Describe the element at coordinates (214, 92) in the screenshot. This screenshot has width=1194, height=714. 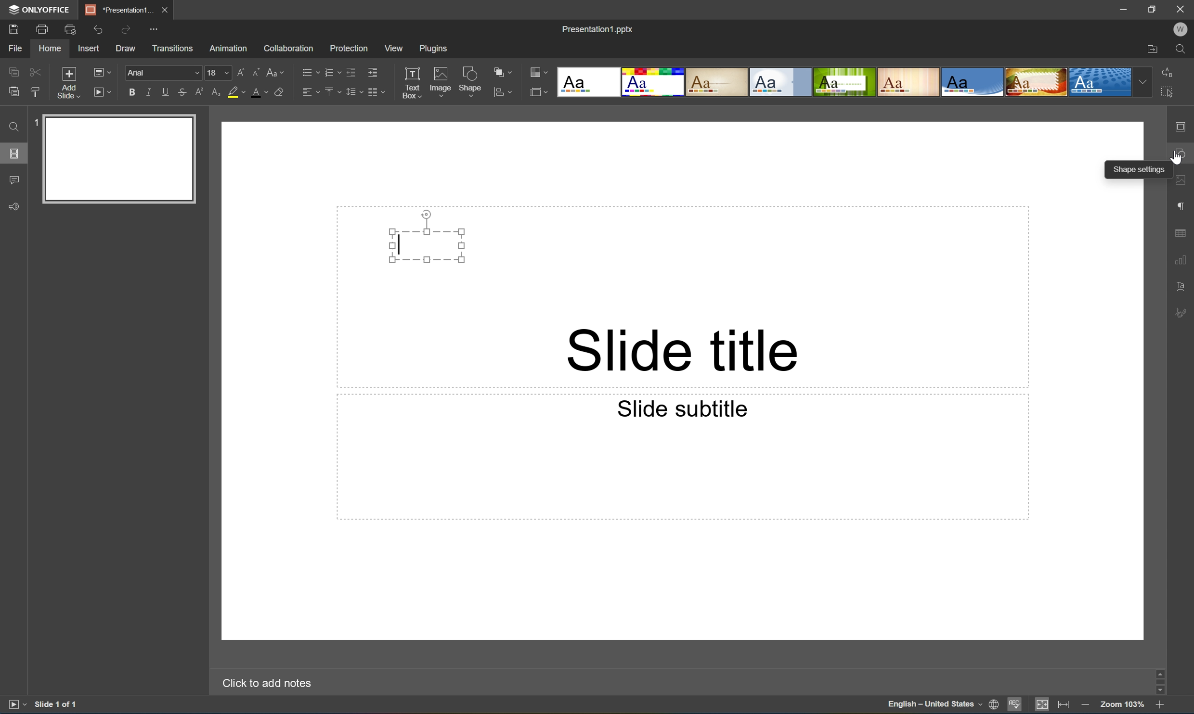
I see `Subscript` at that location.